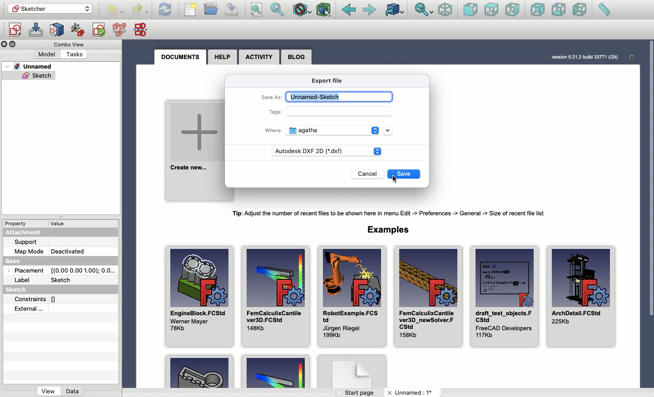 This screenshot has width=654, height=397. I want to click on Save as, so click(272, 98).